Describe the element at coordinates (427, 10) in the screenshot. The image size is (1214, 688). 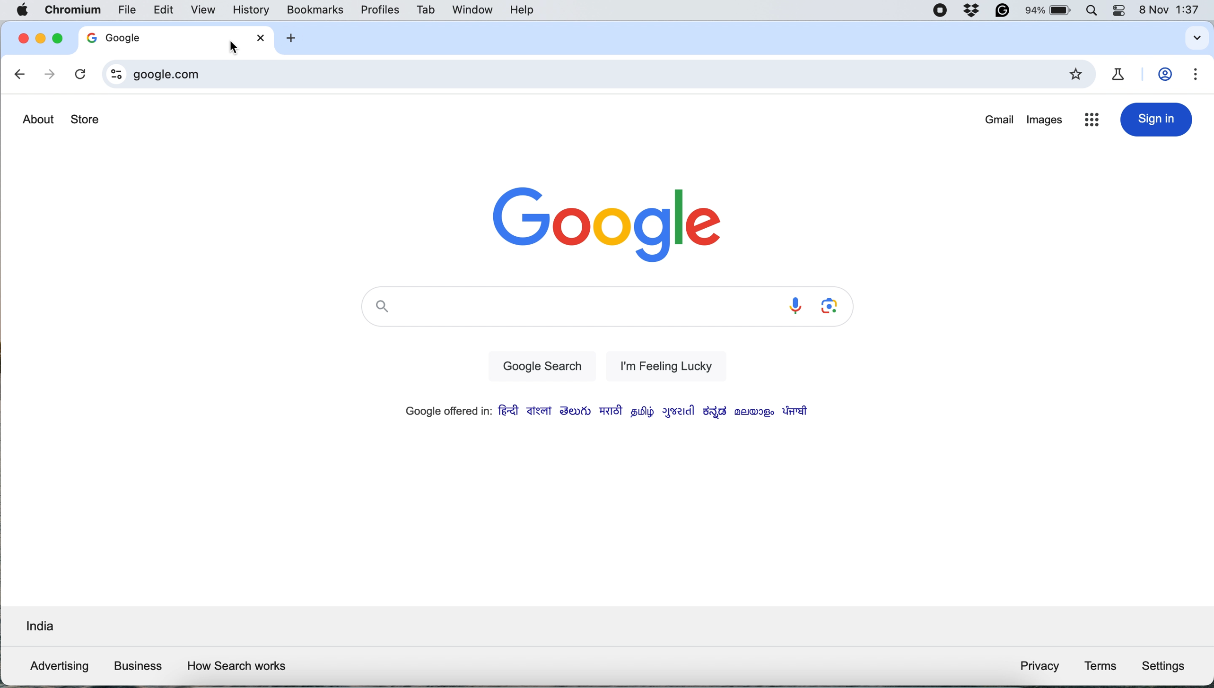
I see `tab` at that location.